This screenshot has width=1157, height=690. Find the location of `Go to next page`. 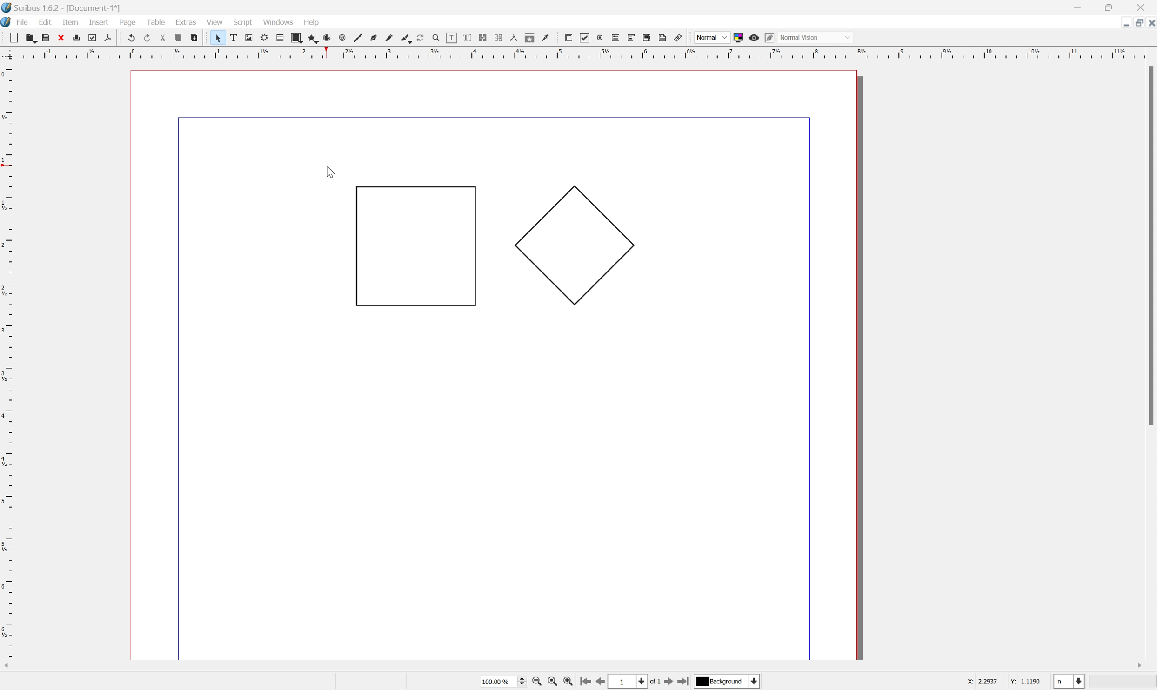

Go to next page is located at coordinates (666, 683).